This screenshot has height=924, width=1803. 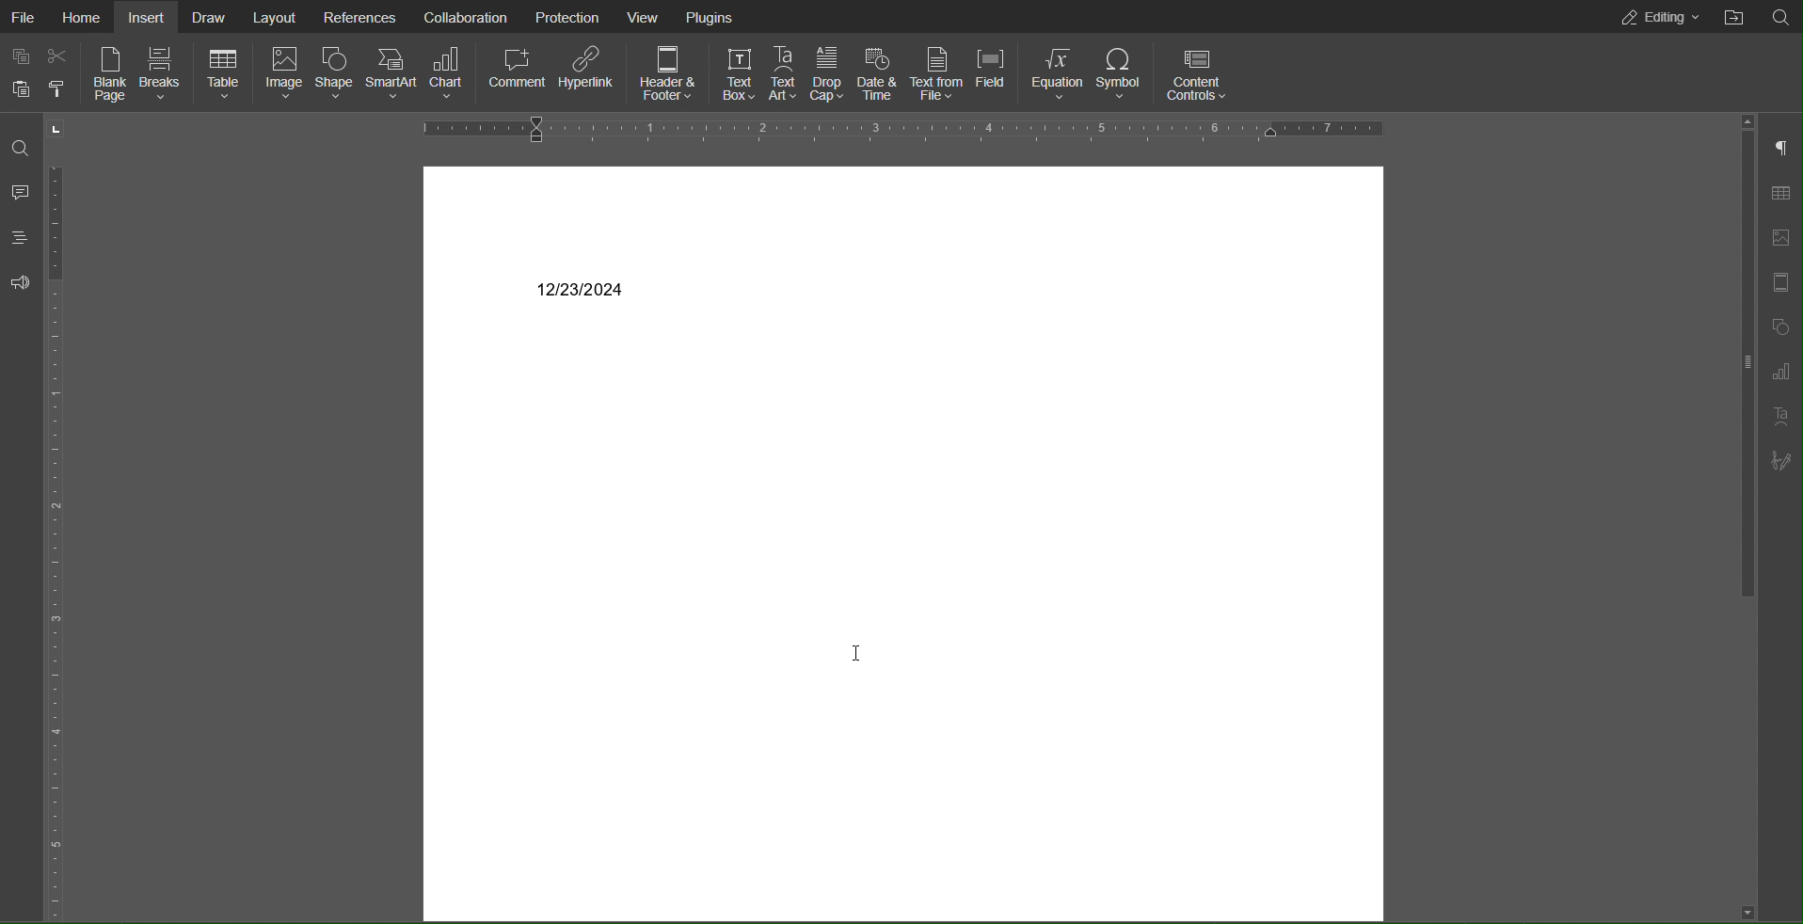 What do you see at coordinates (827, 70) in the screenshot?
I see `Drop Cap` at bounding box center [827, 70].